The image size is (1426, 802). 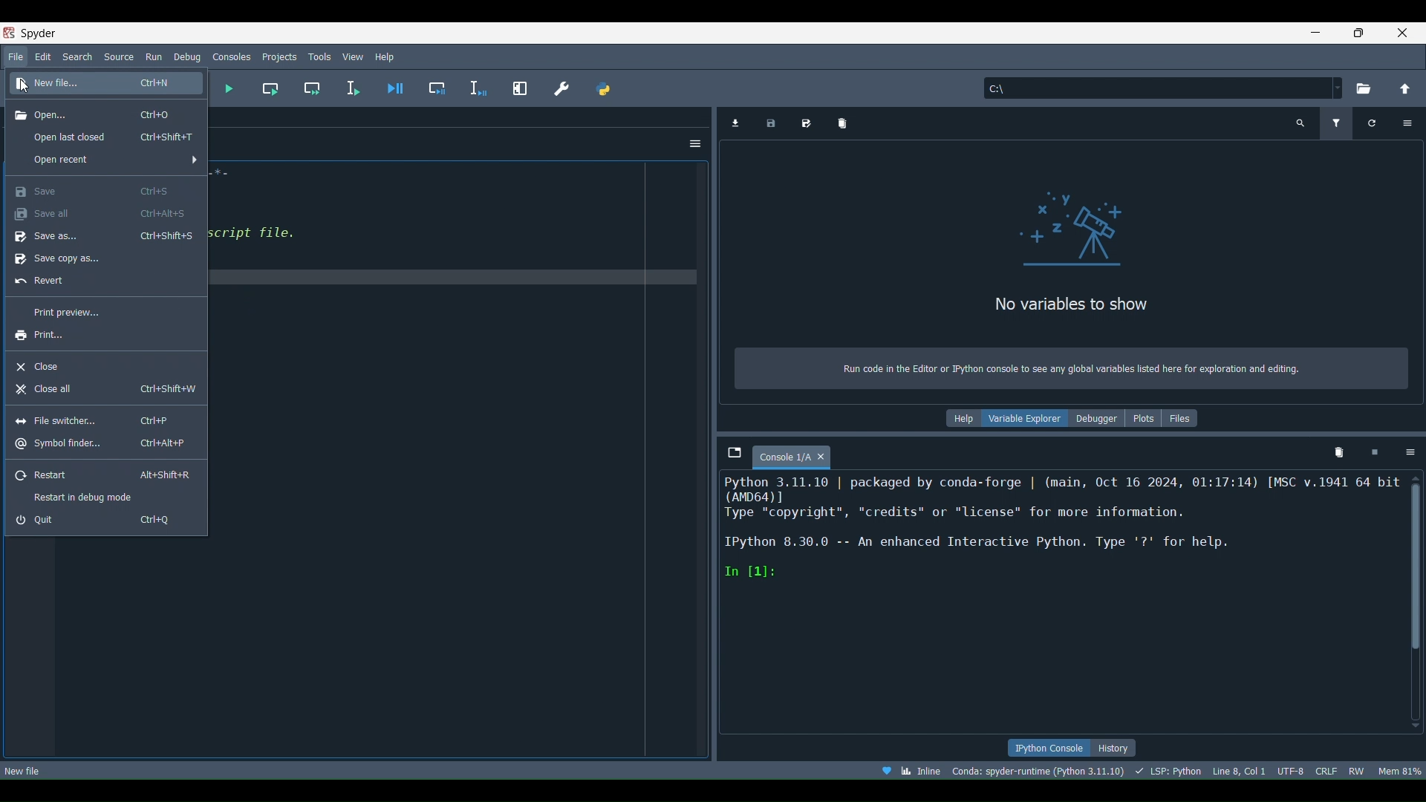 What do you see at coordinates (1409, 454) in the screenshot?
I see `Options` at bounding box center [1409, 454].